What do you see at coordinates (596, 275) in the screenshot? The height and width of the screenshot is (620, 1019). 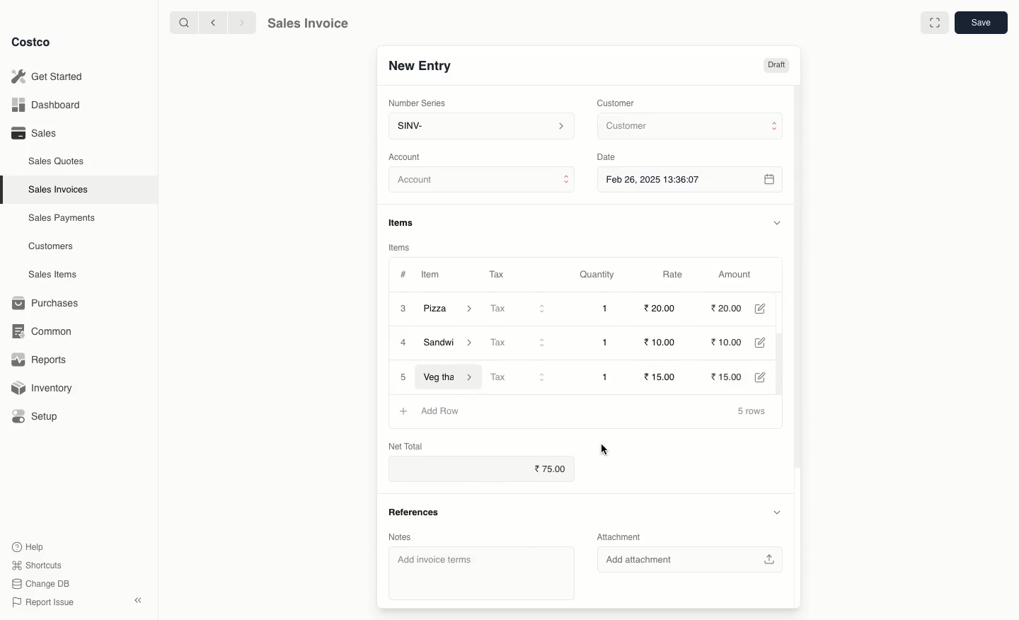 I see `Quantity` at bounding box center [596, 275].